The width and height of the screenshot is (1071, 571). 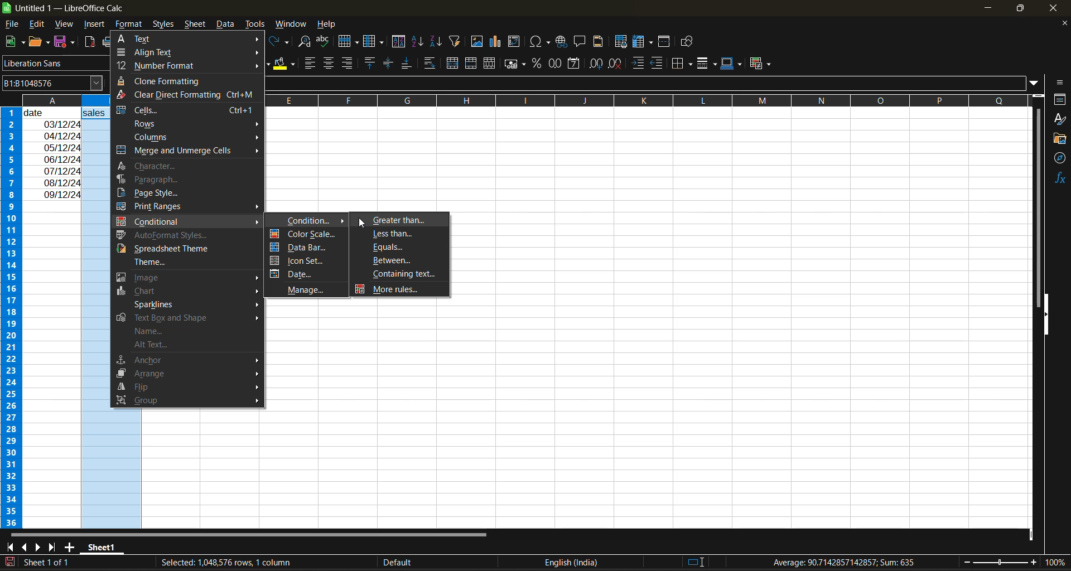 I want to click on expand formula bar, so click(x=1038, y=84).